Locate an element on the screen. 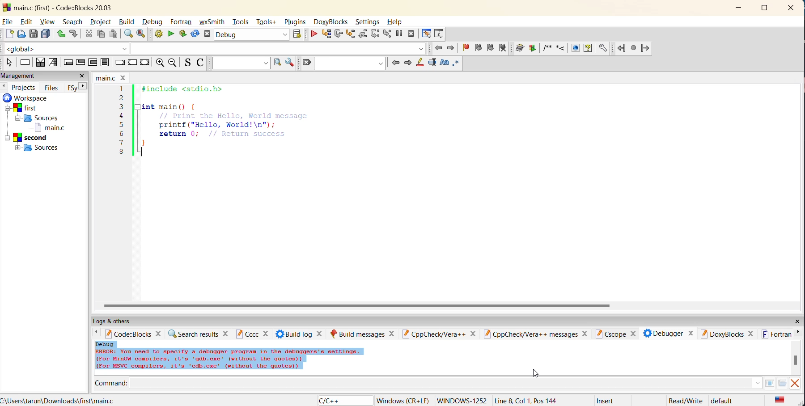 The image size is (805, 406). selected text is located at coordinates (433, 63).